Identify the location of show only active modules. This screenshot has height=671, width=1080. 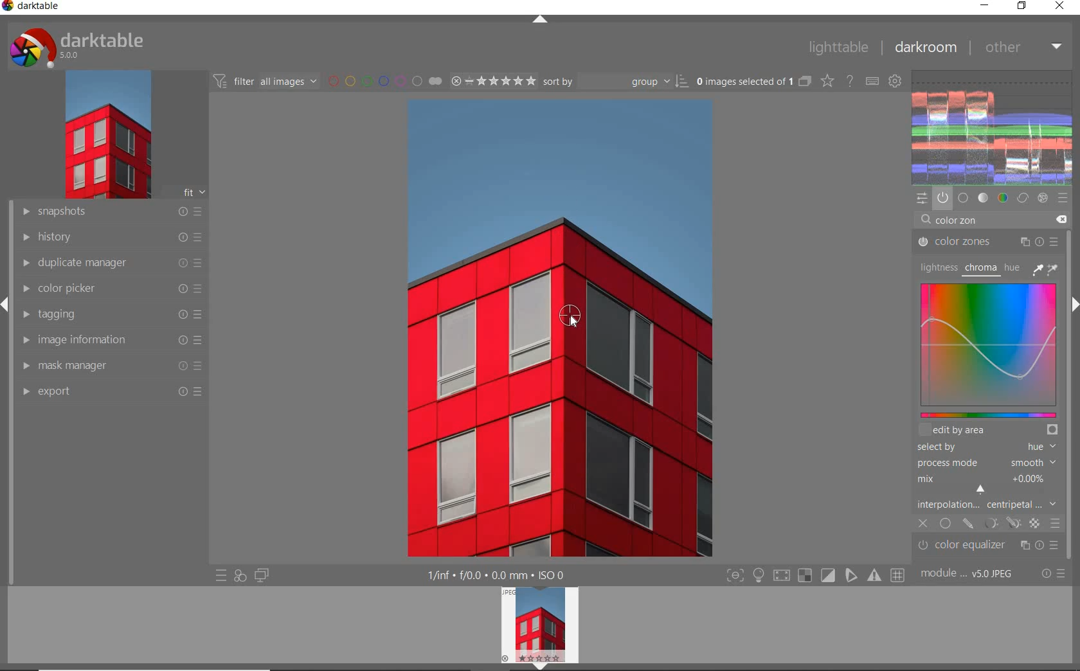
(942, 197).